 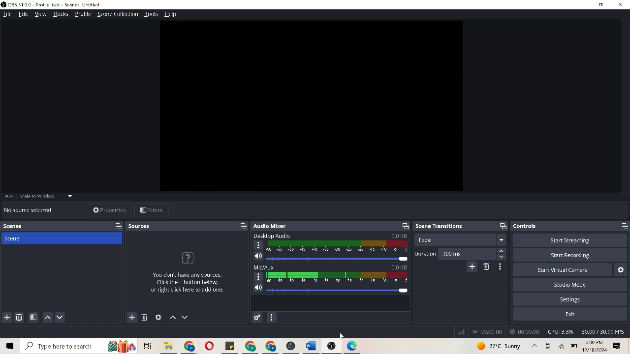 What do you see at coordinates (334, 346) in the screenshot?
I see `icon` at bounding box center [334, 346].